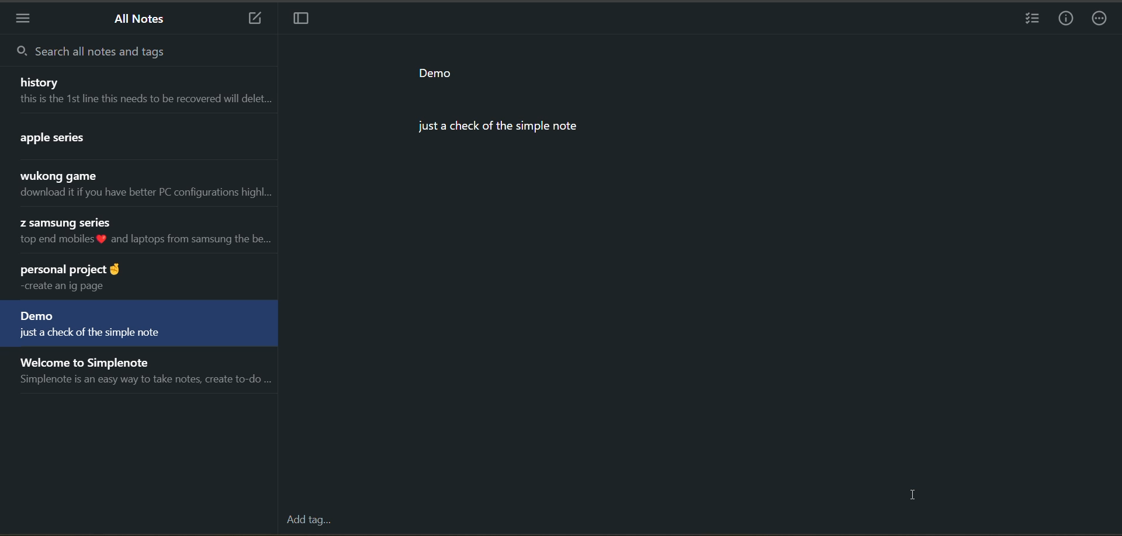 This screenshot has height=536, width=1122. What do you see at coordinates (300, 20) in the screenshot?
I see `toggle focus mode` at bounding box center [300, 20].